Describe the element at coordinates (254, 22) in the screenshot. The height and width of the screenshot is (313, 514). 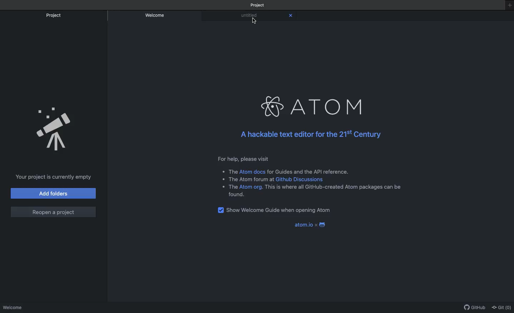
I see `cursor` at that location.